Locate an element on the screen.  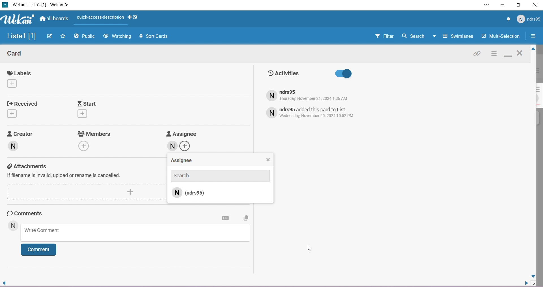
Search is located at coordinates (413, 36).